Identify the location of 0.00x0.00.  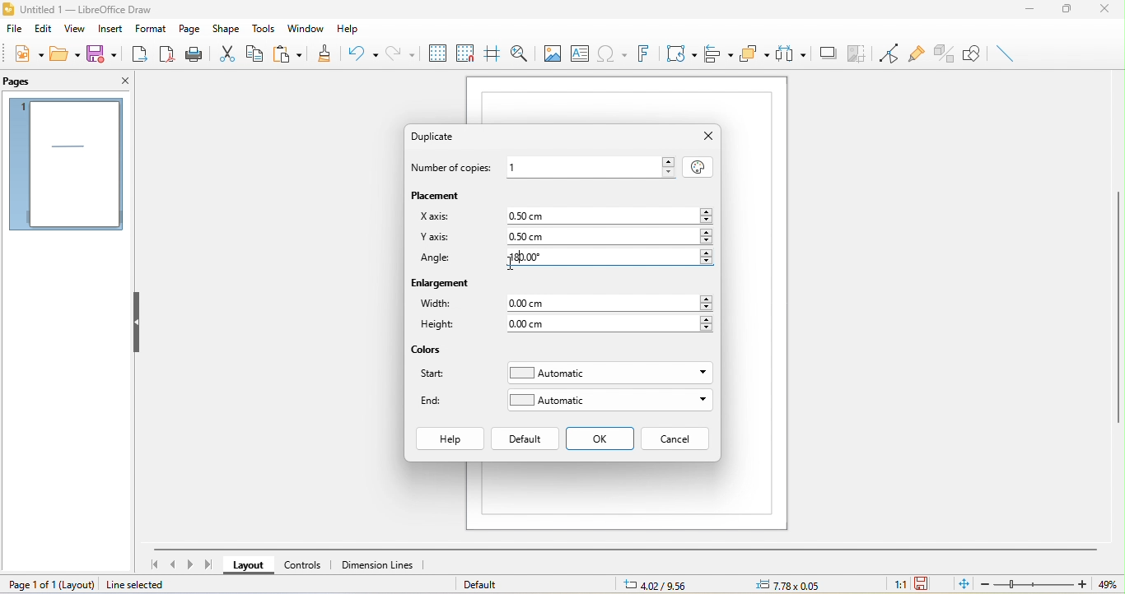
(786, 585).